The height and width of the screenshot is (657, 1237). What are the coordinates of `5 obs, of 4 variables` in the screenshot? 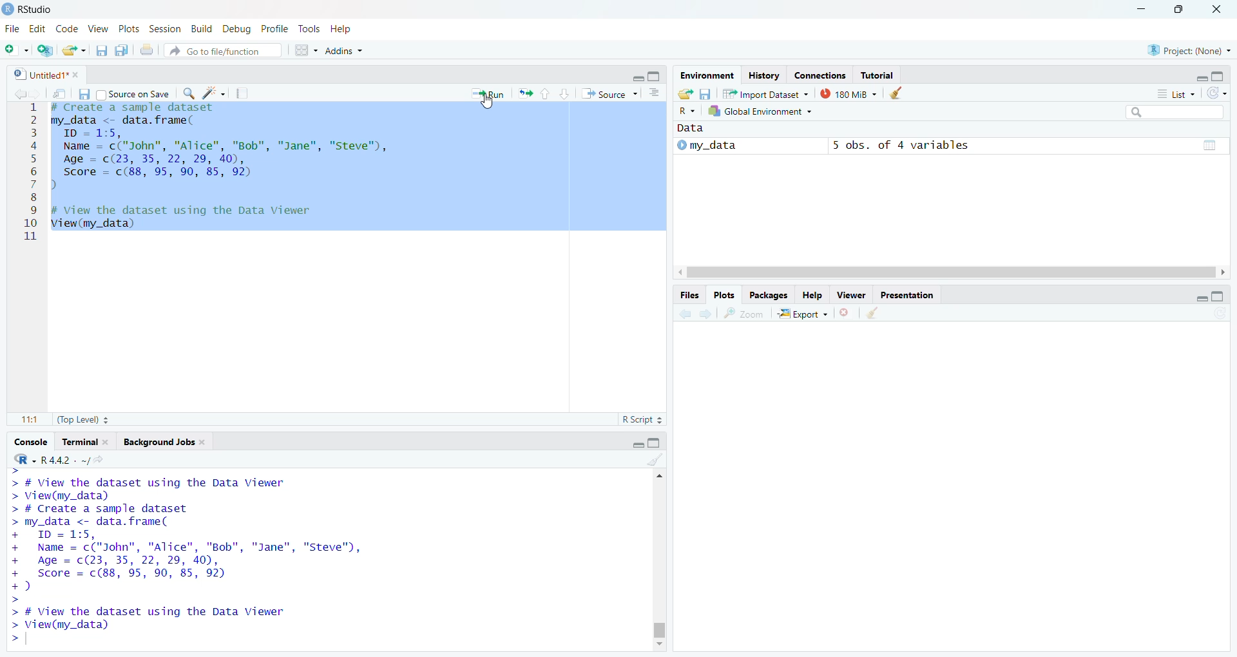 It's located at (902, 144).